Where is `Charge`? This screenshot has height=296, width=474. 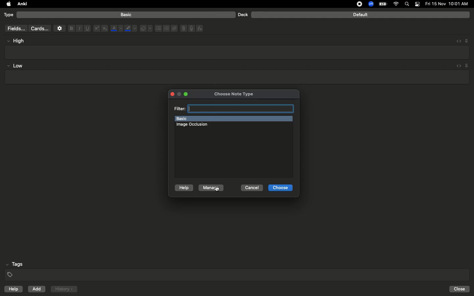
Charge is located at coordinates (382, 4).